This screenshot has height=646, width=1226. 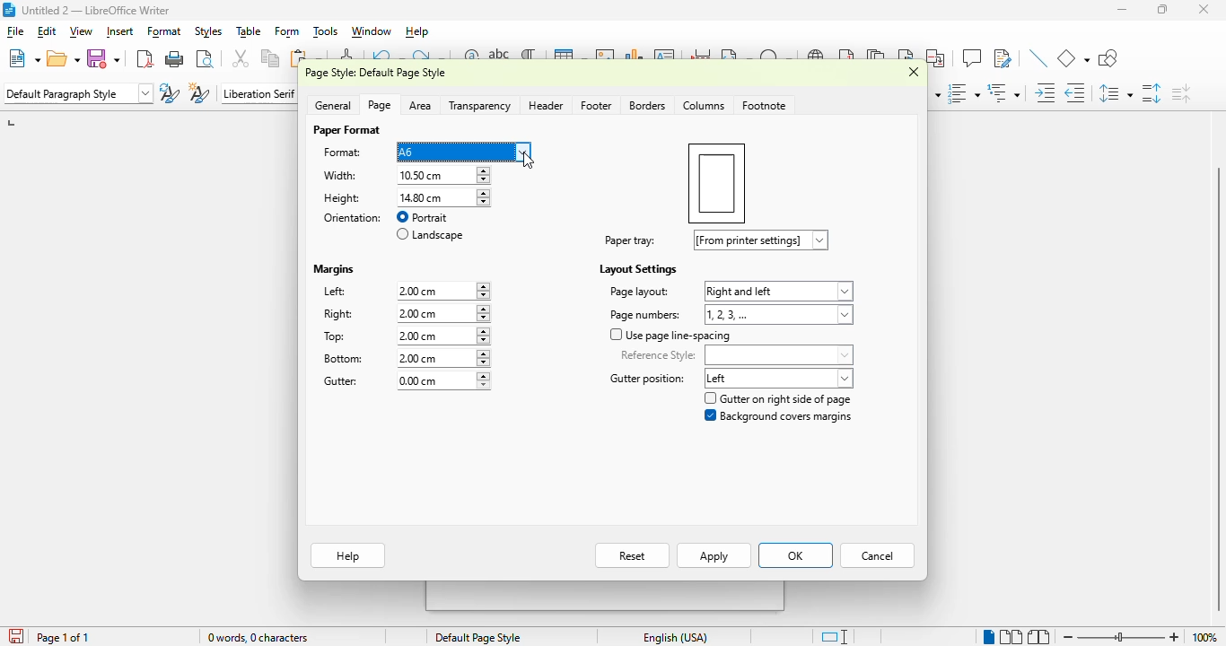 I want to click on title, so click(x=96, y=10).